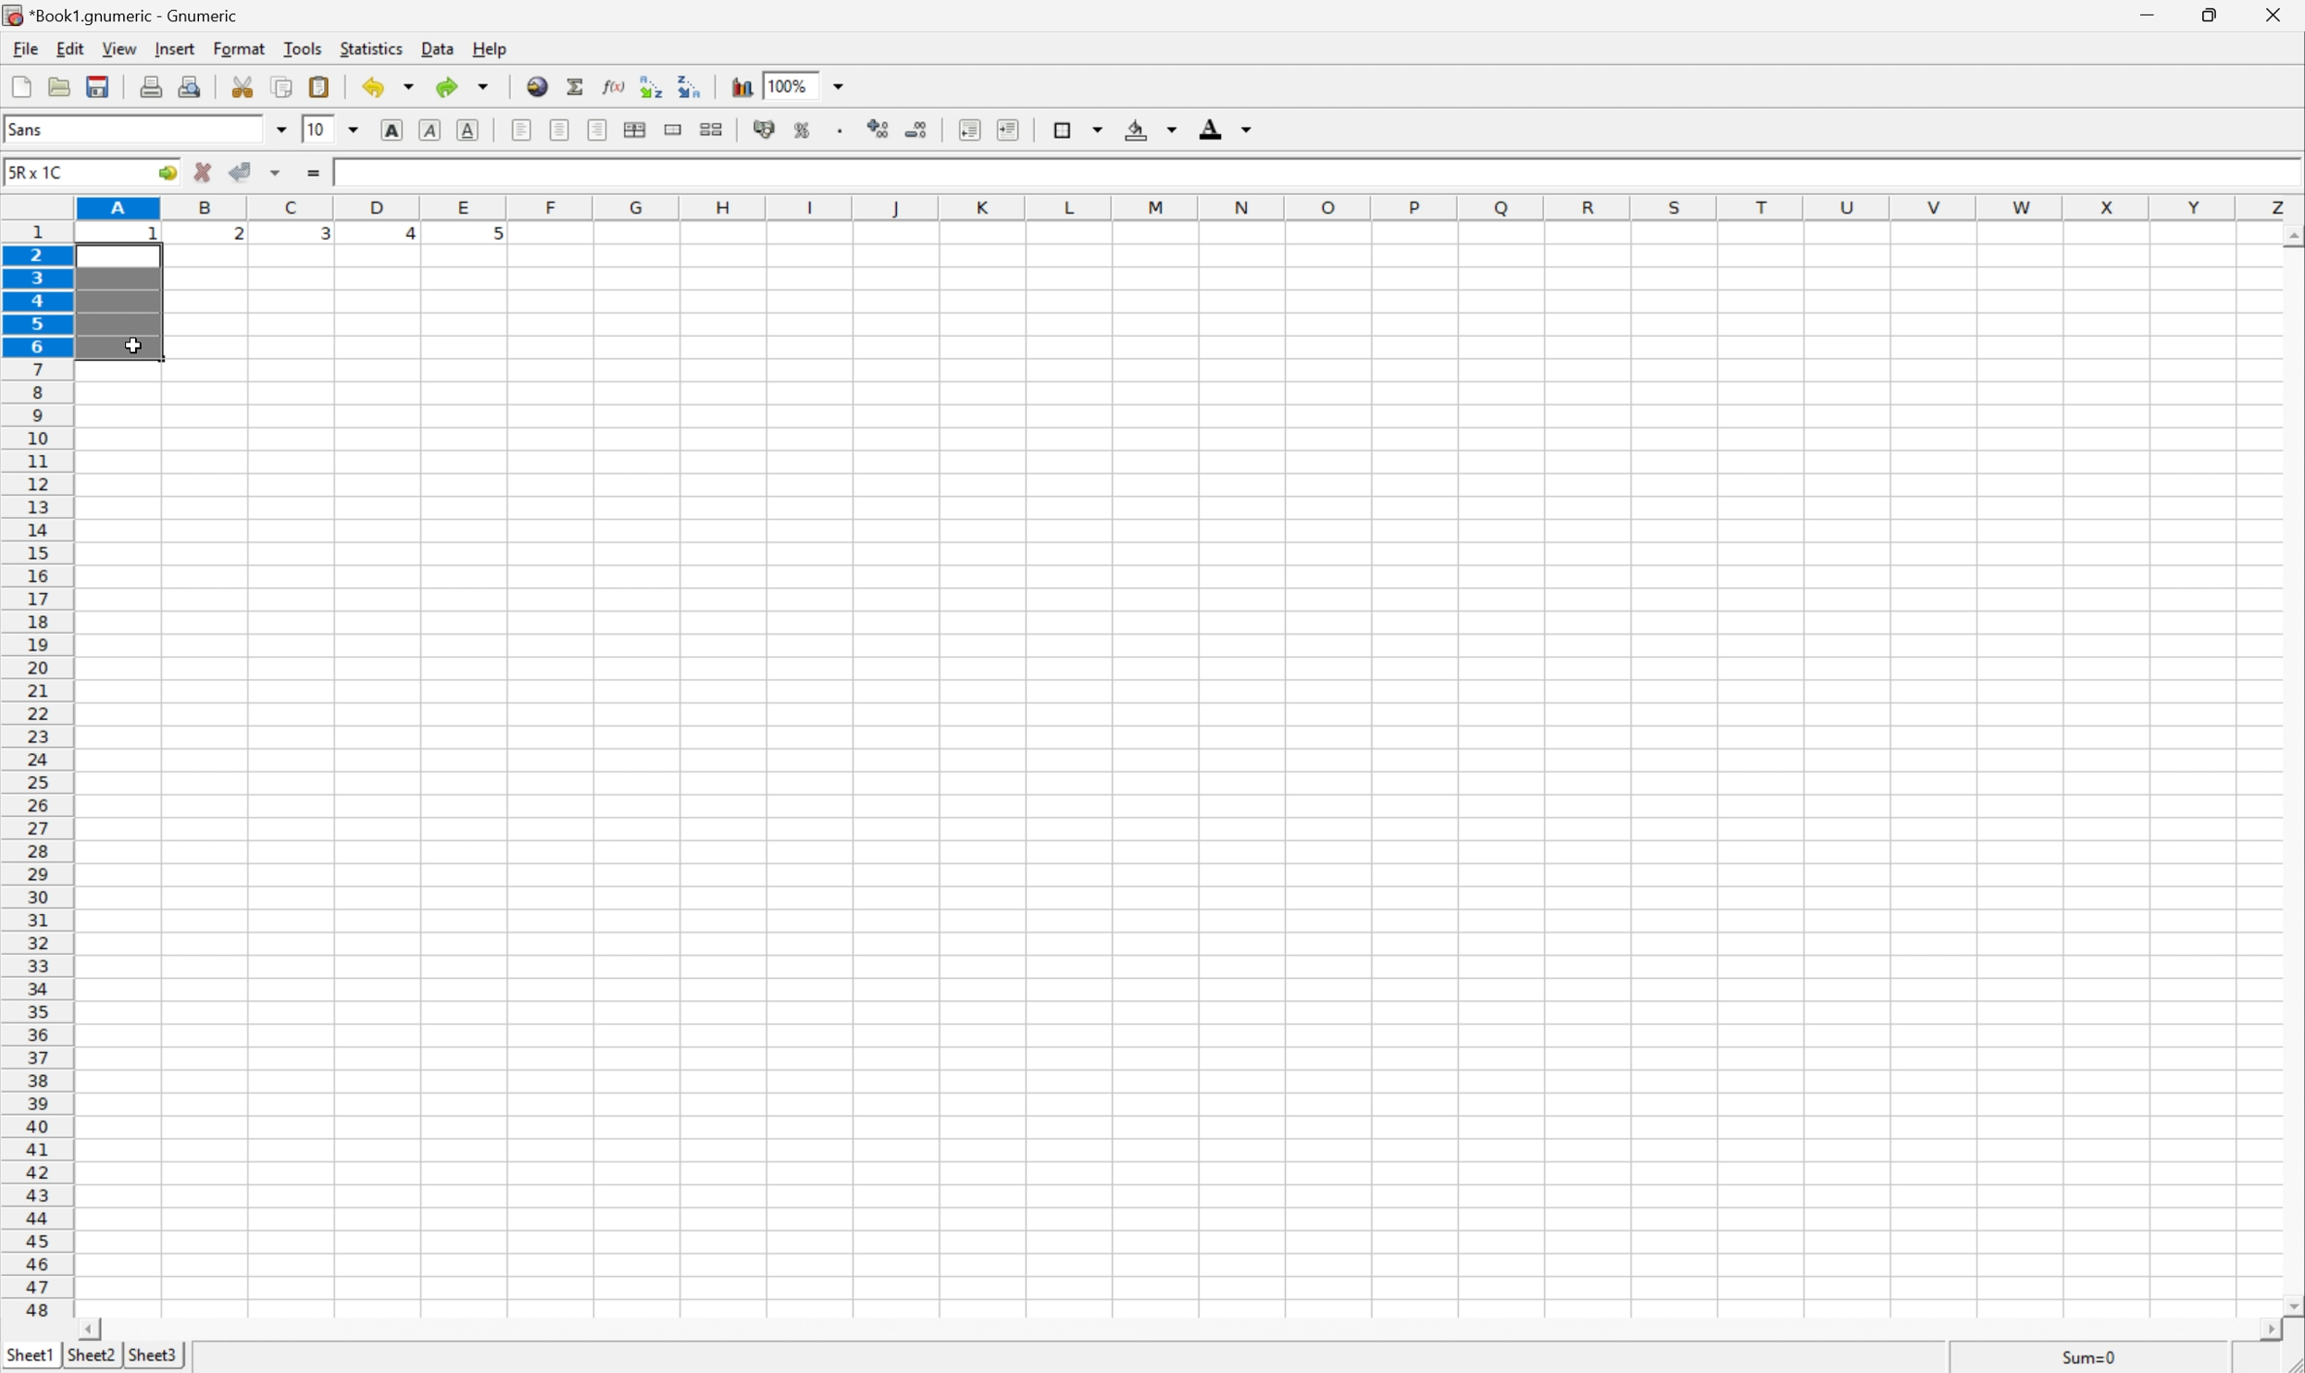 The width and height of the screenshot is (2305, 1373). Describe the element at coordinates (1005, 130) in the screenshot. I see `increase indent` at that location.